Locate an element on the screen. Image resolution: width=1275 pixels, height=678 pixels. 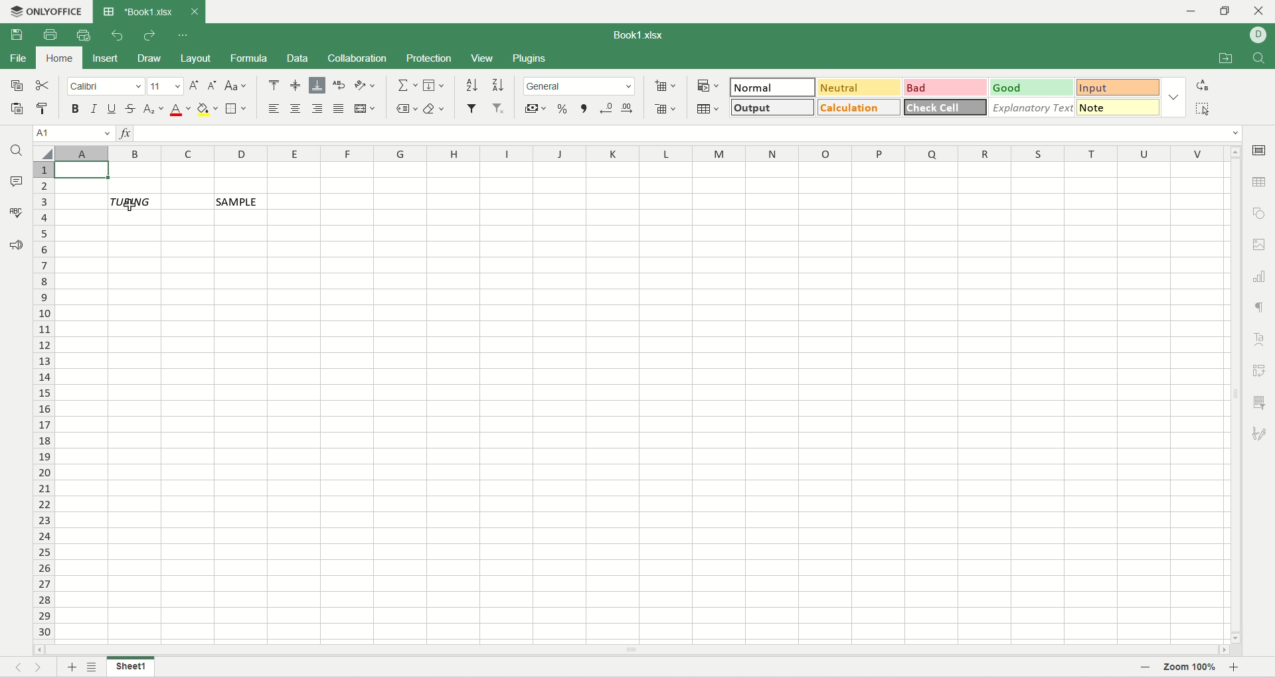
align center is located at coordinates (296, 108).